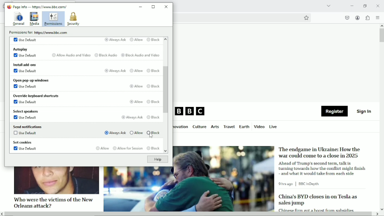 The width and height of the screenshot is (384, 216). I want to click on Page Info — https://www.bbe.com/, so click(40, 7).